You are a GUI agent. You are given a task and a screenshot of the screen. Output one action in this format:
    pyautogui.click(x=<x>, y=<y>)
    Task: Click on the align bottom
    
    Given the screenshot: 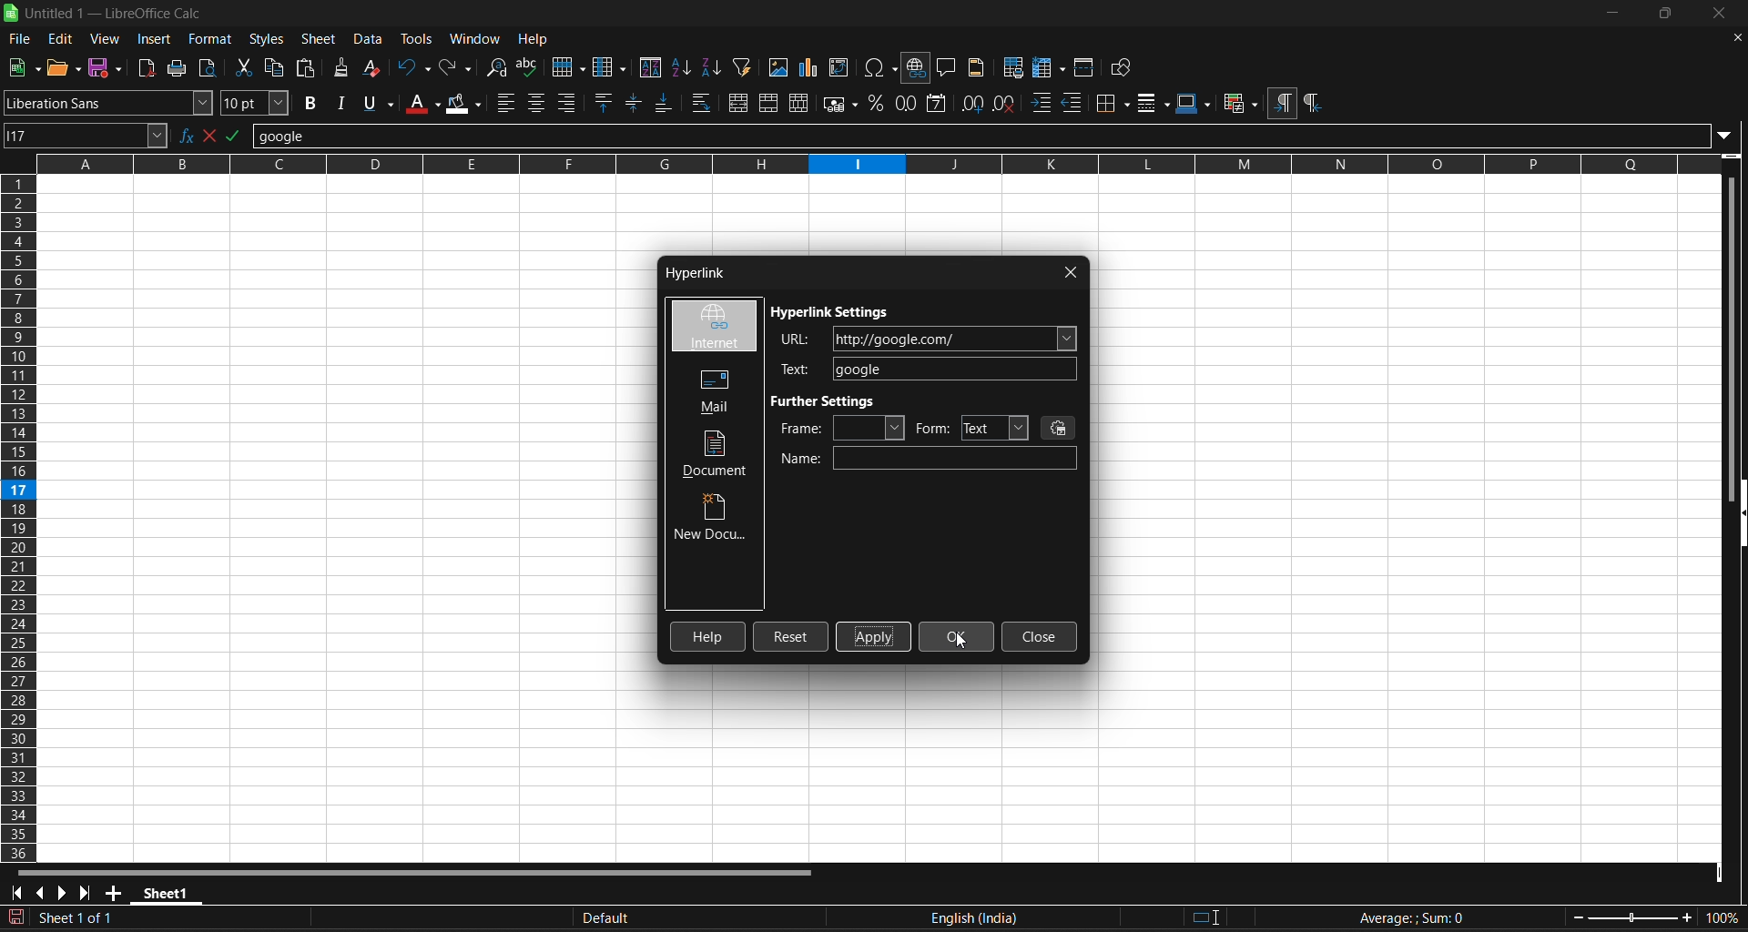 What is the action you would take?
    pyautogui.click(x=664, y=103)
    